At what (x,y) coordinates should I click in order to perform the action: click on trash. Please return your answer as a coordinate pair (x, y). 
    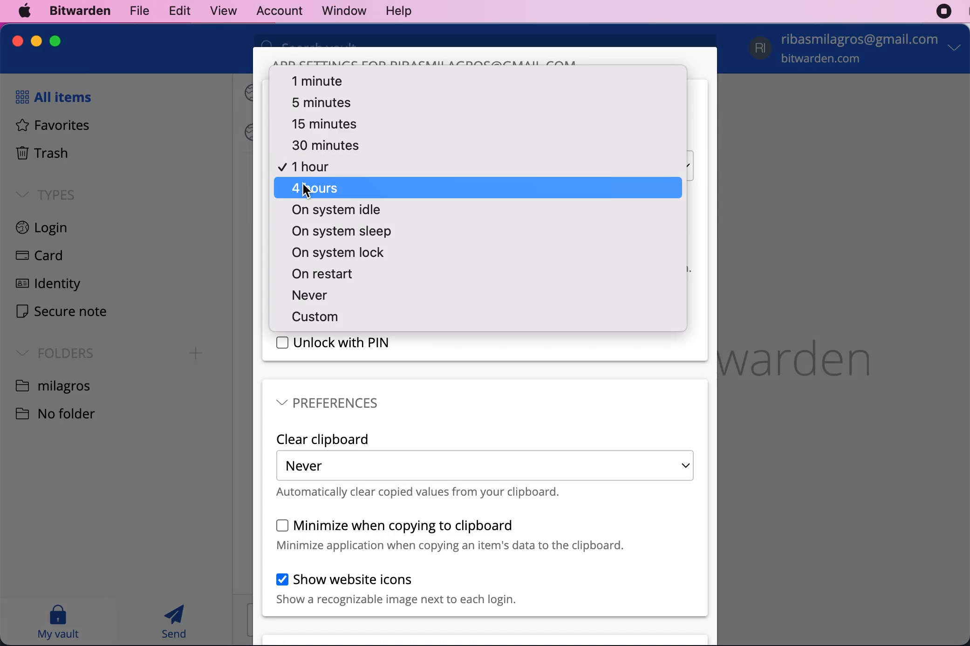
    Looking at the image, I should click on (41, 155).